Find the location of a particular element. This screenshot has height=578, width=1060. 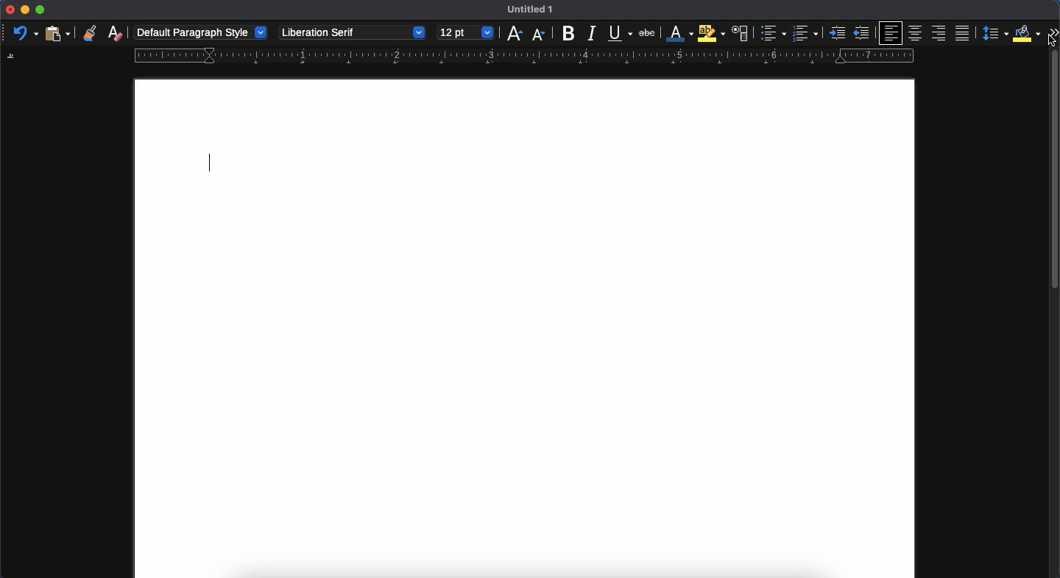

indented is located at coordinates (836, 35).